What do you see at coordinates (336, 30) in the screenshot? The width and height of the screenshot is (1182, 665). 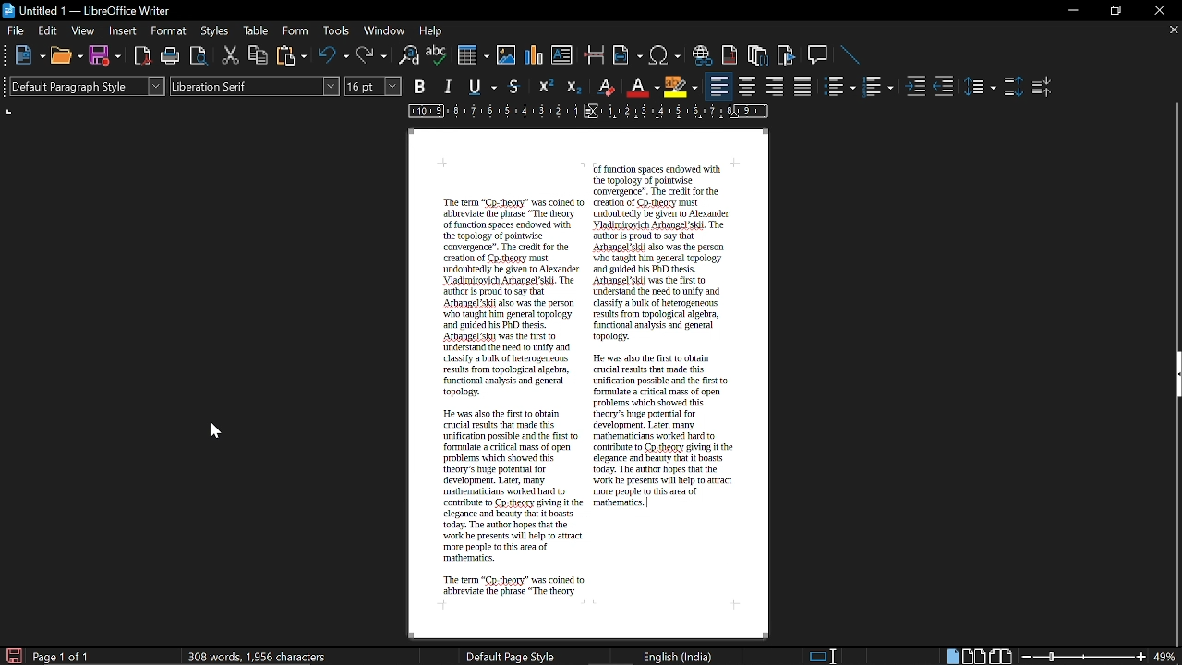 I see `Tools` at bounding box center [336, 30].